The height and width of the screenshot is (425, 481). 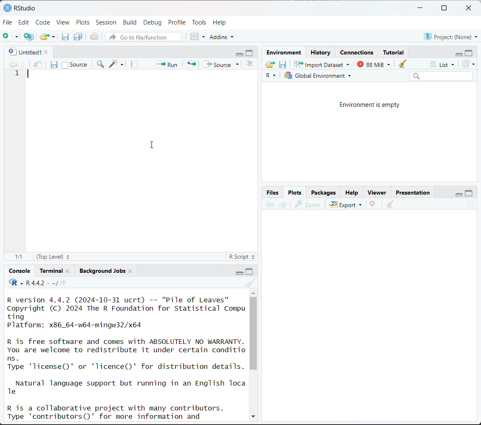 I want to click on Edit, so click(x=25, y=22).